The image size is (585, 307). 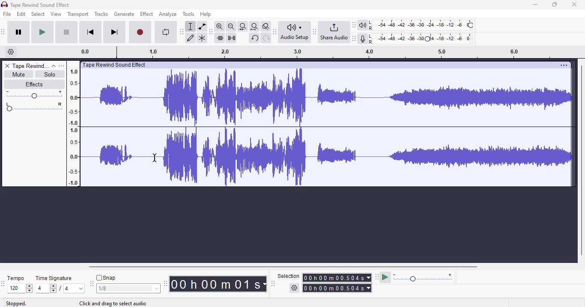 What do you see at coordinates (191, 38) in the screenshot?
I see `draw tool` at bounding box center [191, 38].